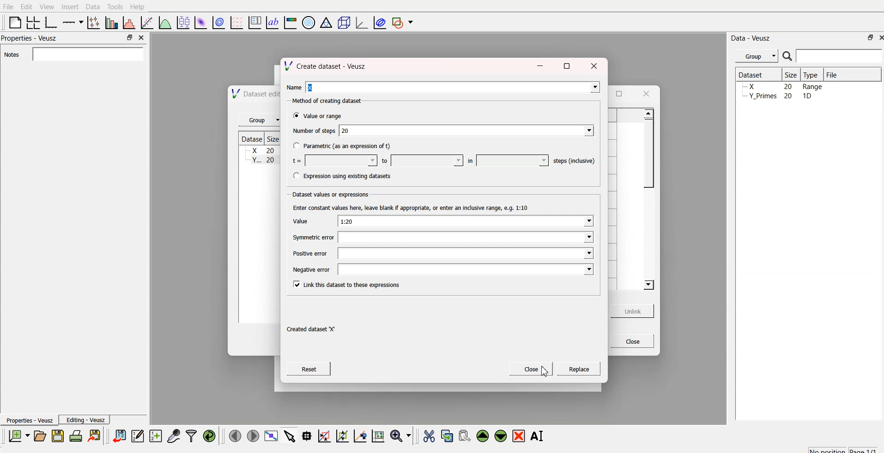 The image size is (884, 453). What do you see at coordinates (310, 23) in the screenshot?
I see `polar graph` at bounding box center [310, 23].